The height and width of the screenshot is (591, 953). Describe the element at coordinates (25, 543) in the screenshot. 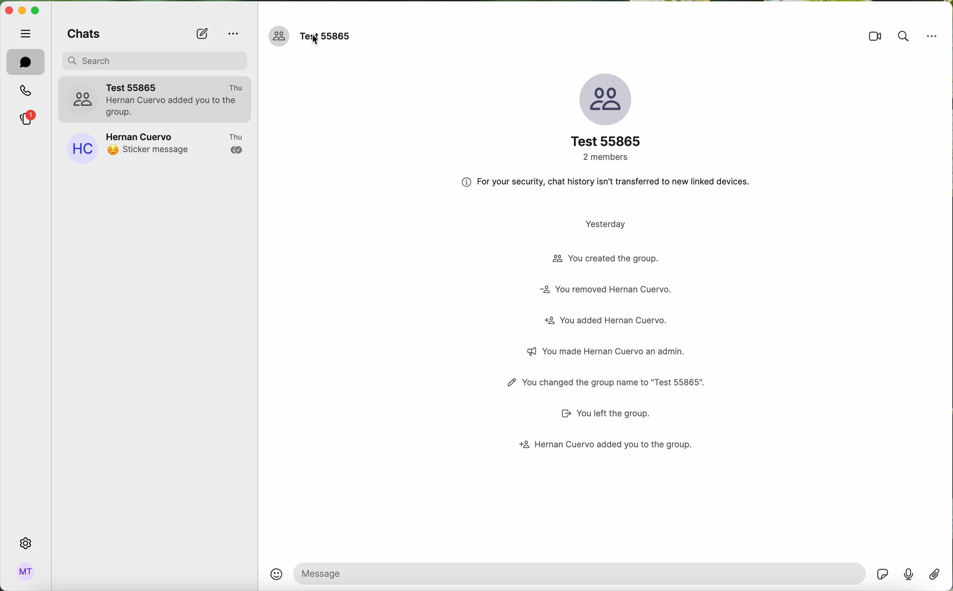

I see `settings` at that location.